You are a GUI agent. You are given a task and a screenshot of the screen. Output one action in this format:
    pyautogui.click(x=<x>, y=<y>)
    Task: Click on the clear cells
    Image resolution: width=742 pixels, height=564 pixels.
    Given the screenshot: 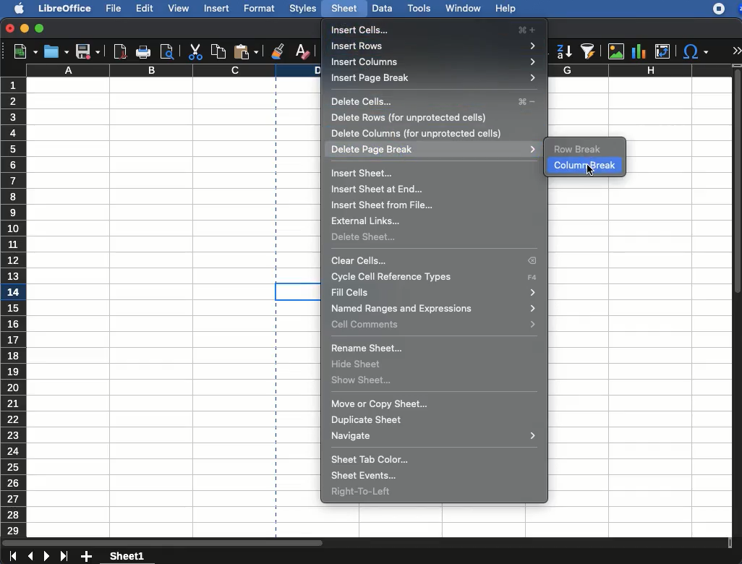 What is the action you would take?
    pyautogui.click(x=434, y=262)
    